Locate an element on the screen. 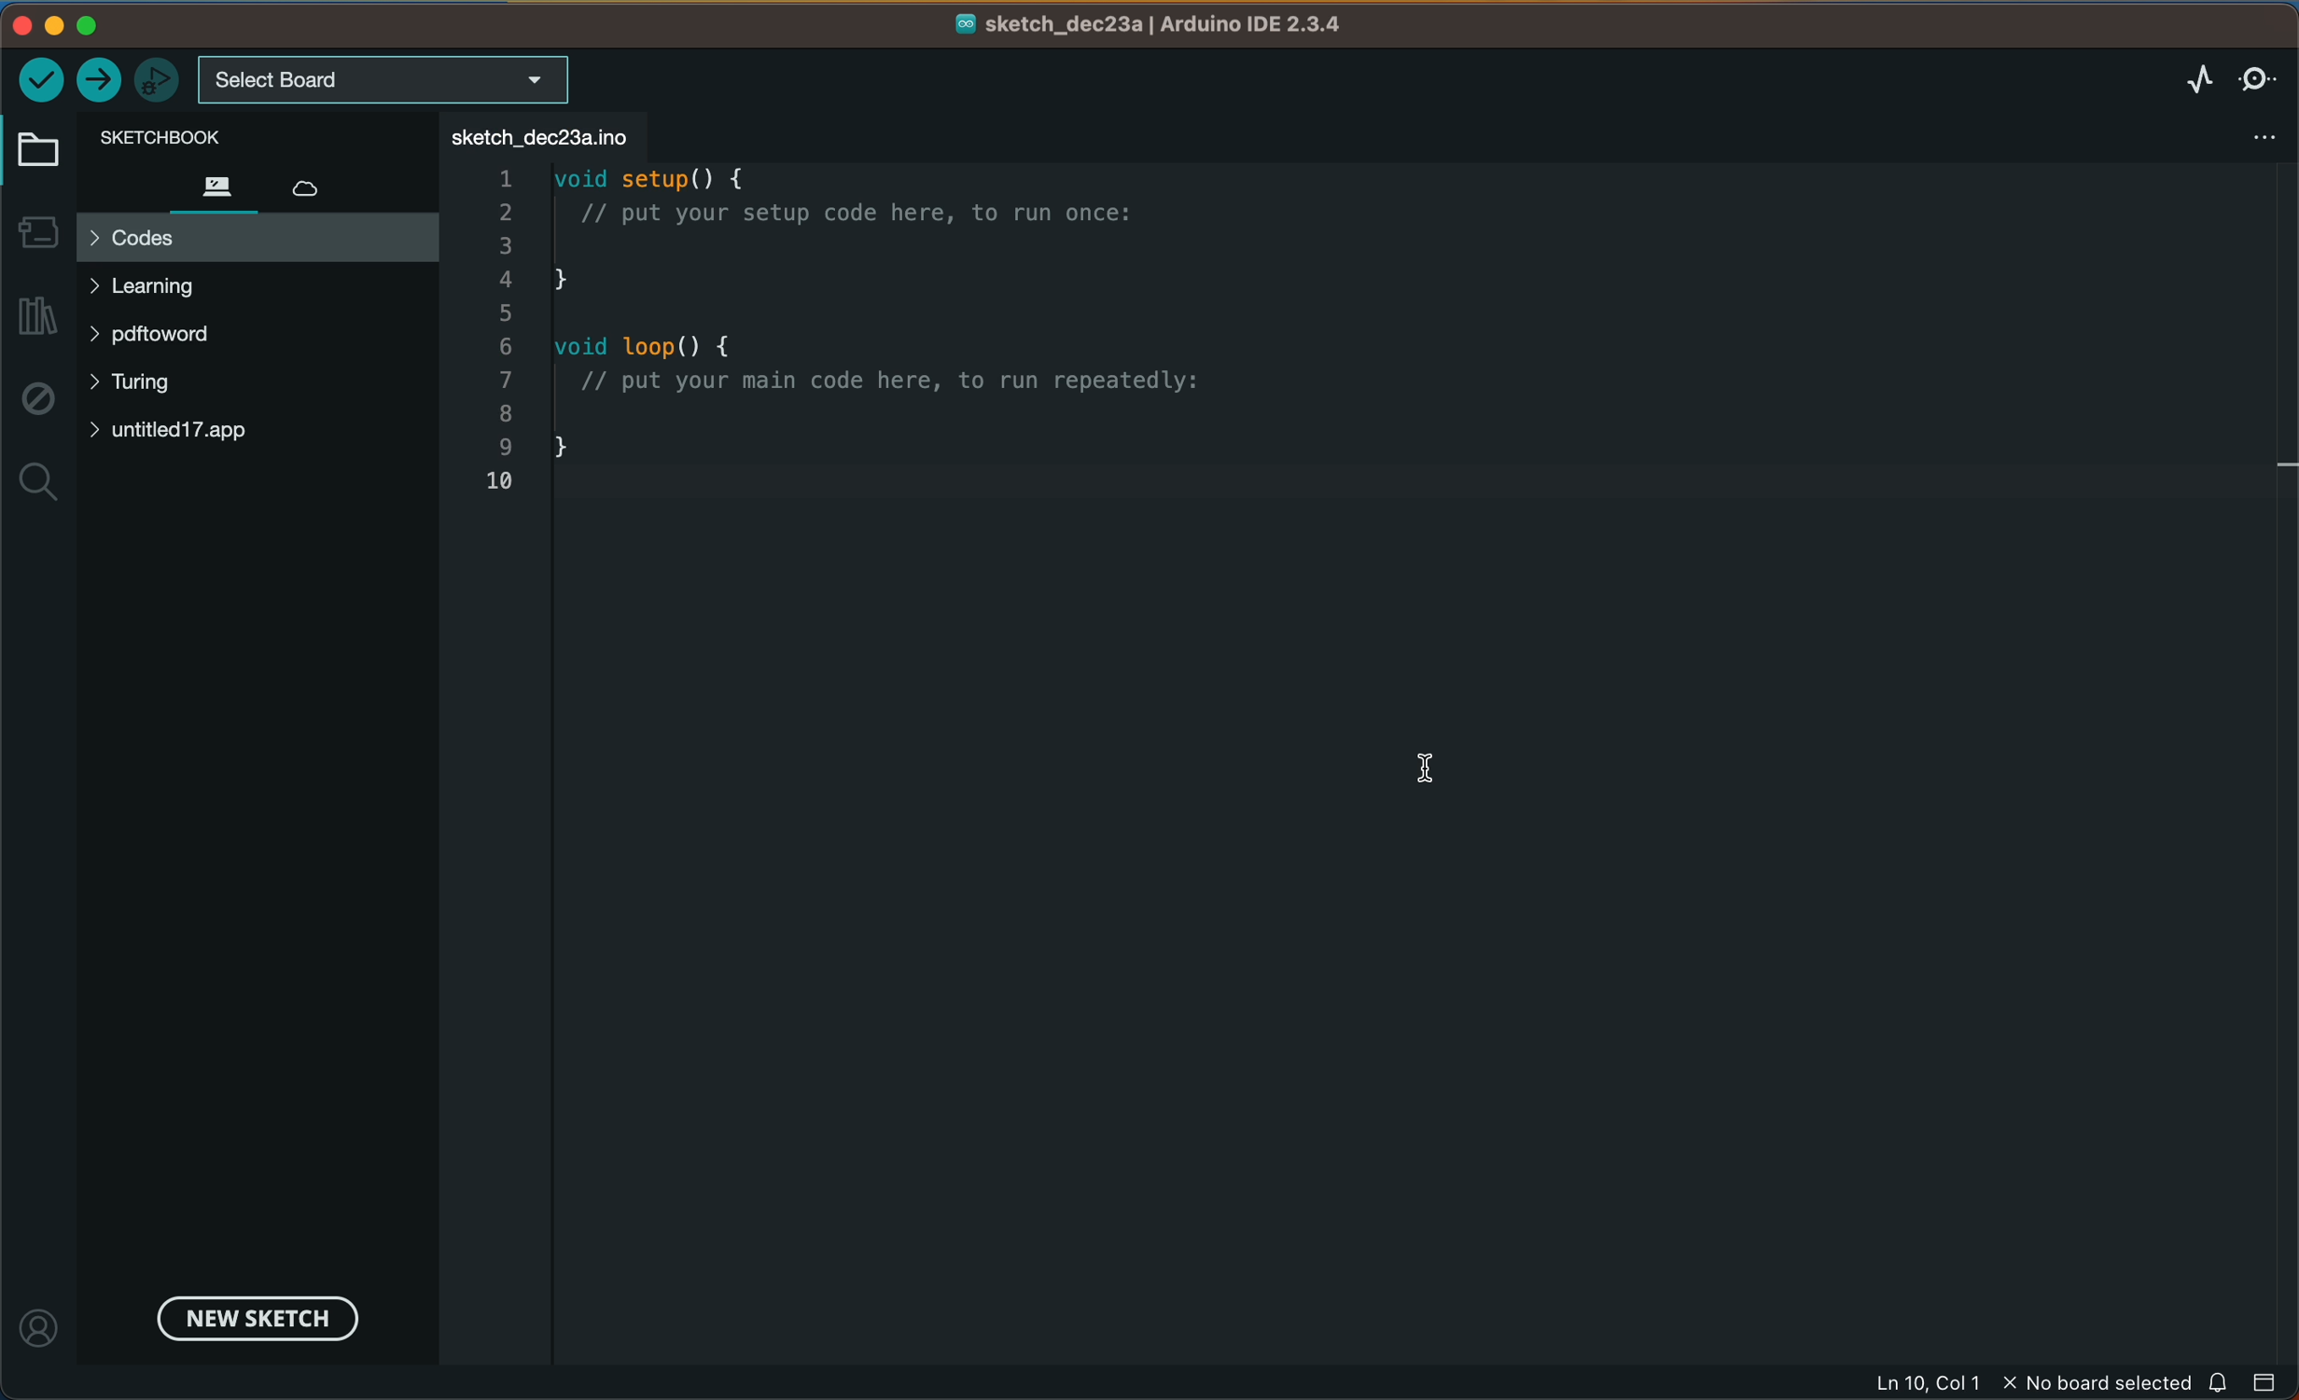 The width and height of the screenshot is (2299, 1400). cursor is located at coordinates (1431, 770).